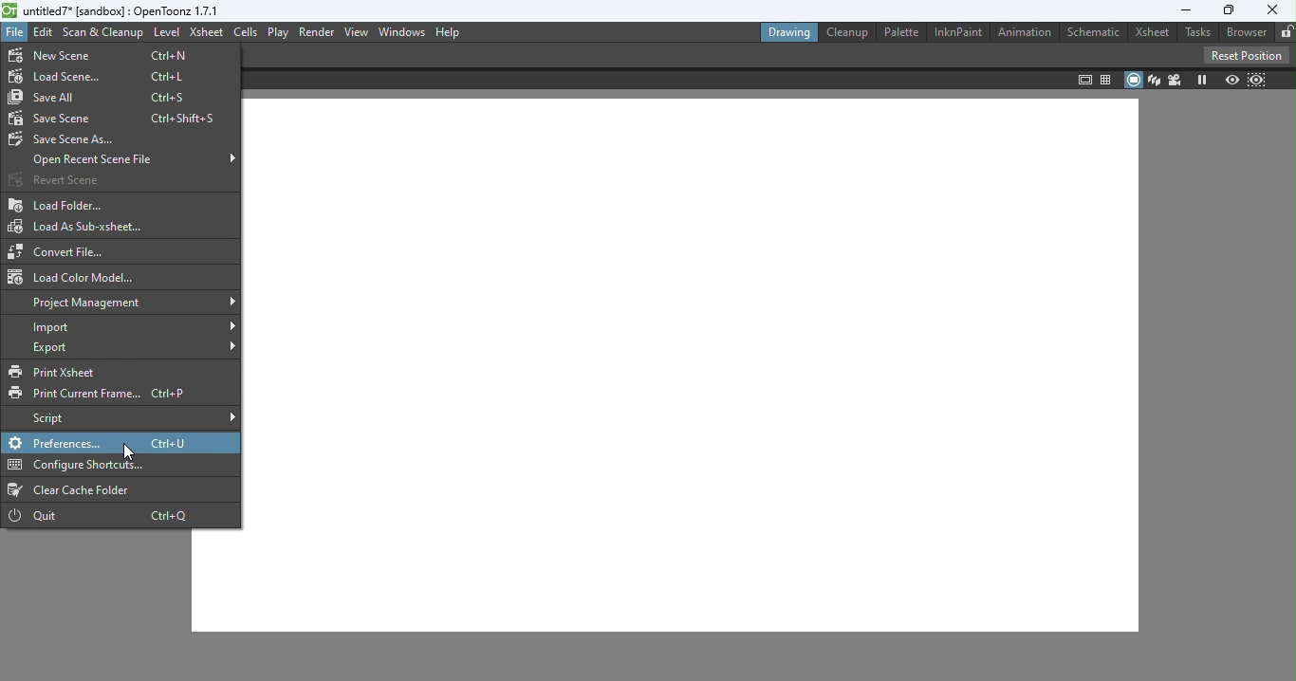 This screenshot has height=681, width=1296. What do you see at coordinates (1201, 81) in the screenshot?
I see `Freeze` at bounding box center [1201, 81].